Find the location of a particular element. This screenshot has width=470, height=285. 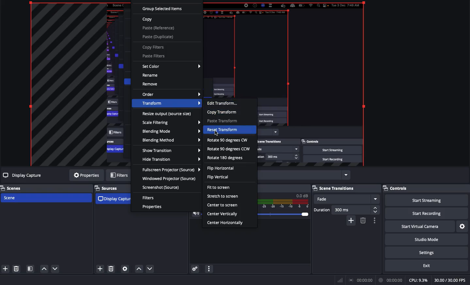

Studio mode is located at coordinates (426, 239).